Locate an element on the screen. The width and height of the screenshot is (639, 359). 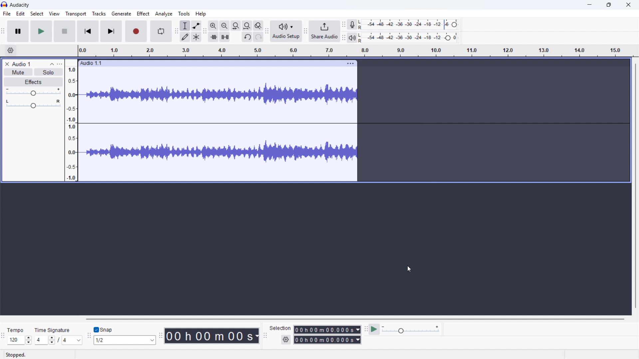
Selection end time  is located at coordinates (327, 340).